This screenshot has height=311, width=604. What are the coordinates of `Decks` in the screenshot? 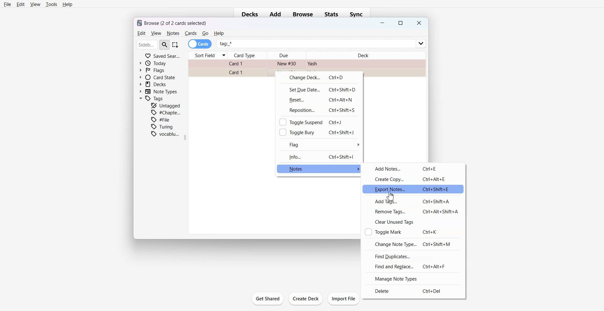 It's located at (154, 84).